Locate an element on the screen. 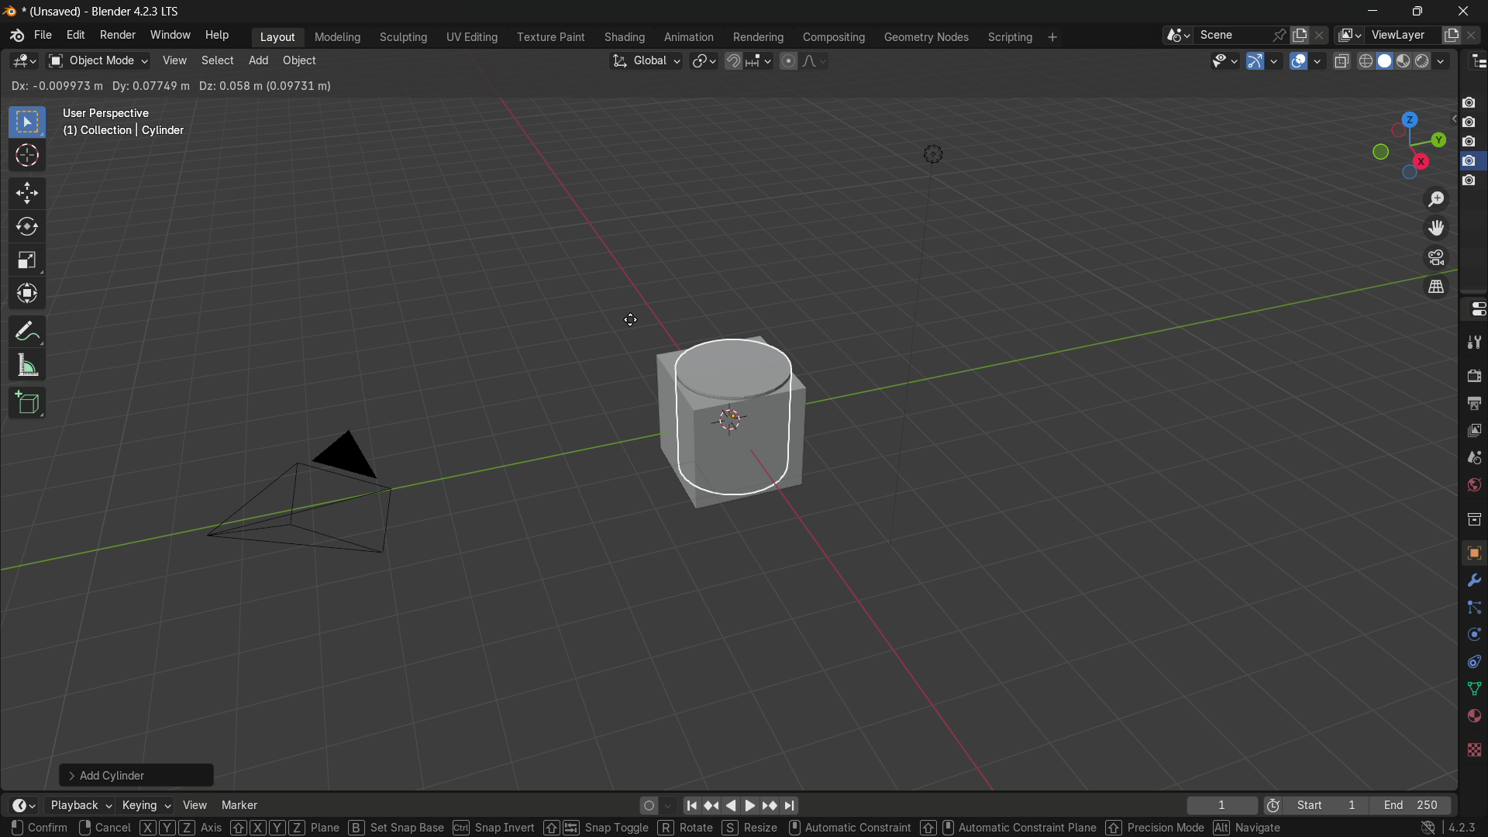 The image size is (1488, 837). texture paint menu is located at coordinates (552, 37).